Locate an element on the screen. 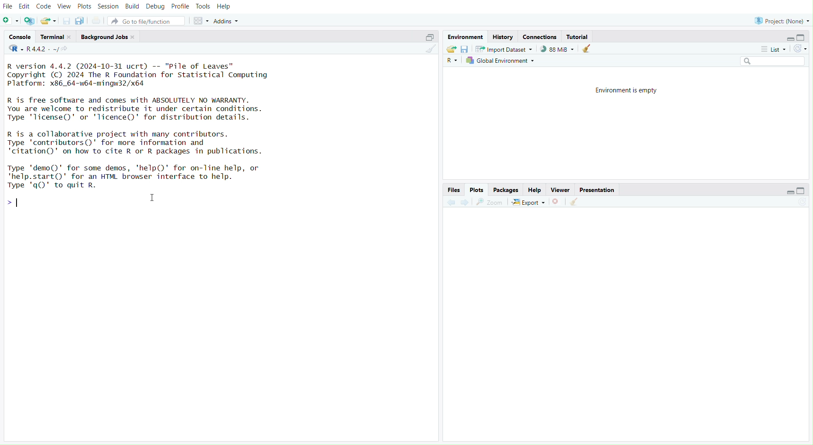 The image size is (813, 445). Export is located at coordinates (529, 202).